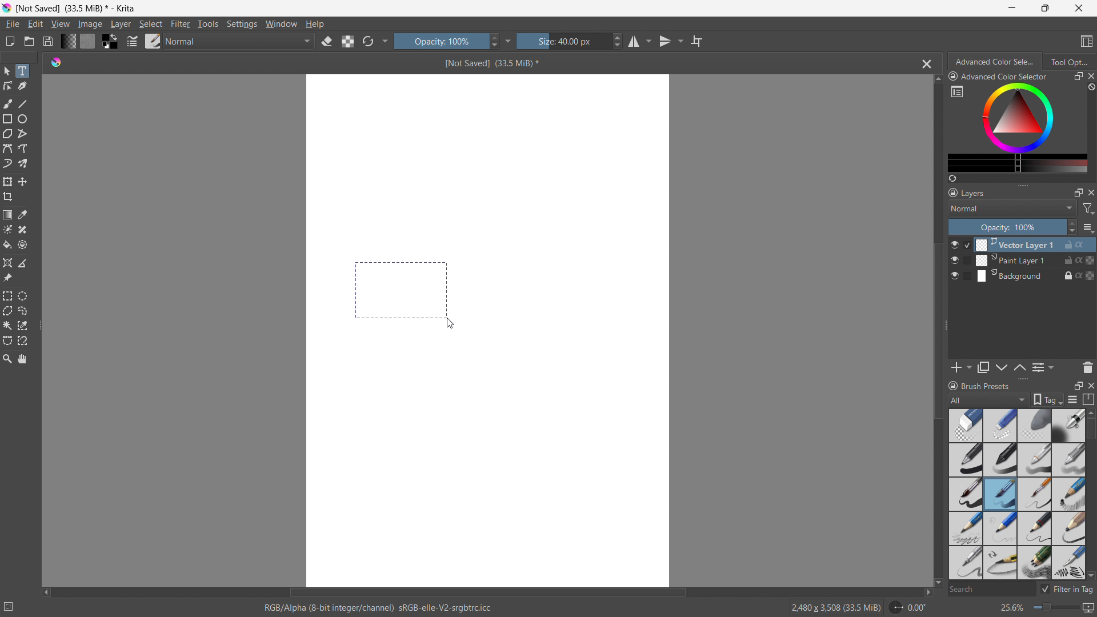 This screenshot has height=617, width=1097. I want to click on open, so click(29, 41).